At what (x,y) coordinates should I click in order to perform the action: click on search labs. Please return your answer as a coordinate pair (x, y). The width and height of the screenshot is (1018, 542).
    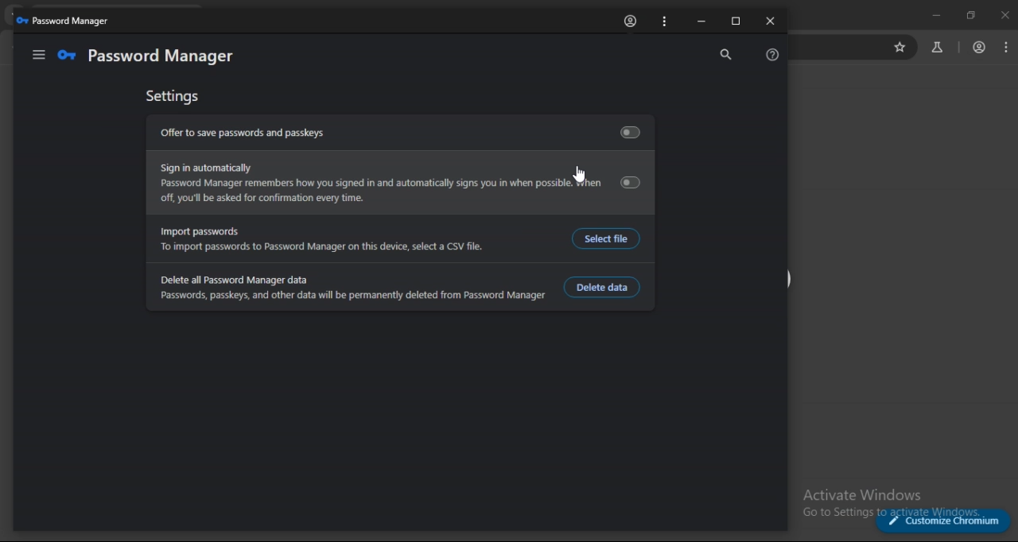
    Looking at the image, I should click on (937, 47).